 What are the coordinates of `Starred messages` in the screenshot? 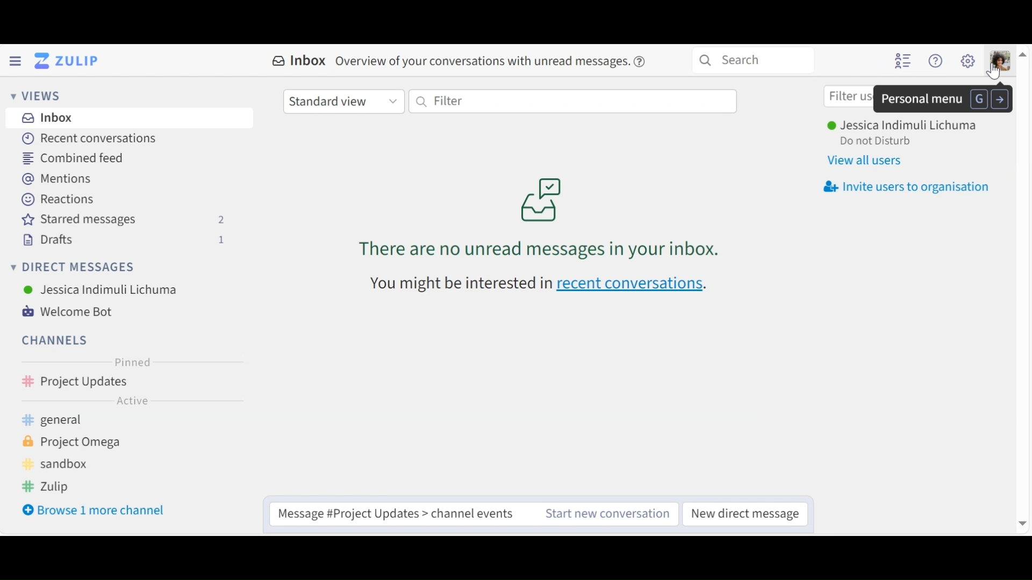 It's located at (126, 221).